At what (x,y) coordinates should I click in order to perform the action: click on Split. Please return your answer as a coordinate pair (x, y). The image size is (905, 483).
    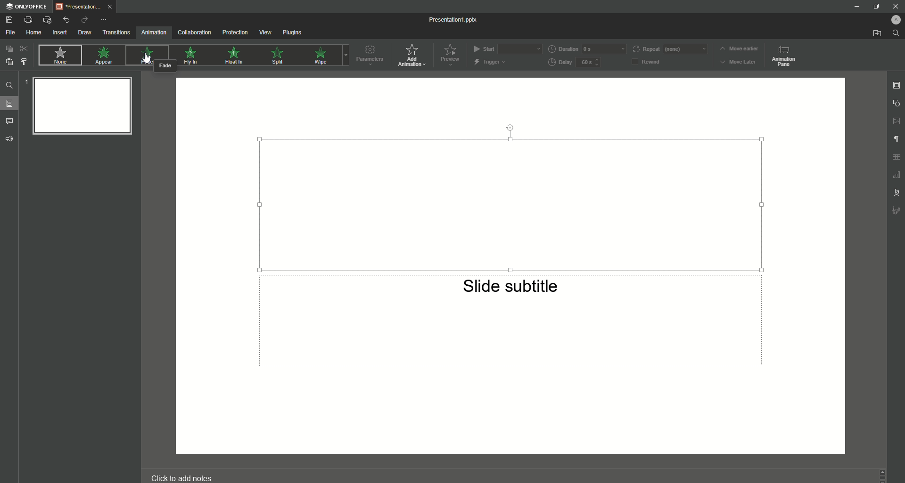
    Looking at the image, I should click on (280, 55).